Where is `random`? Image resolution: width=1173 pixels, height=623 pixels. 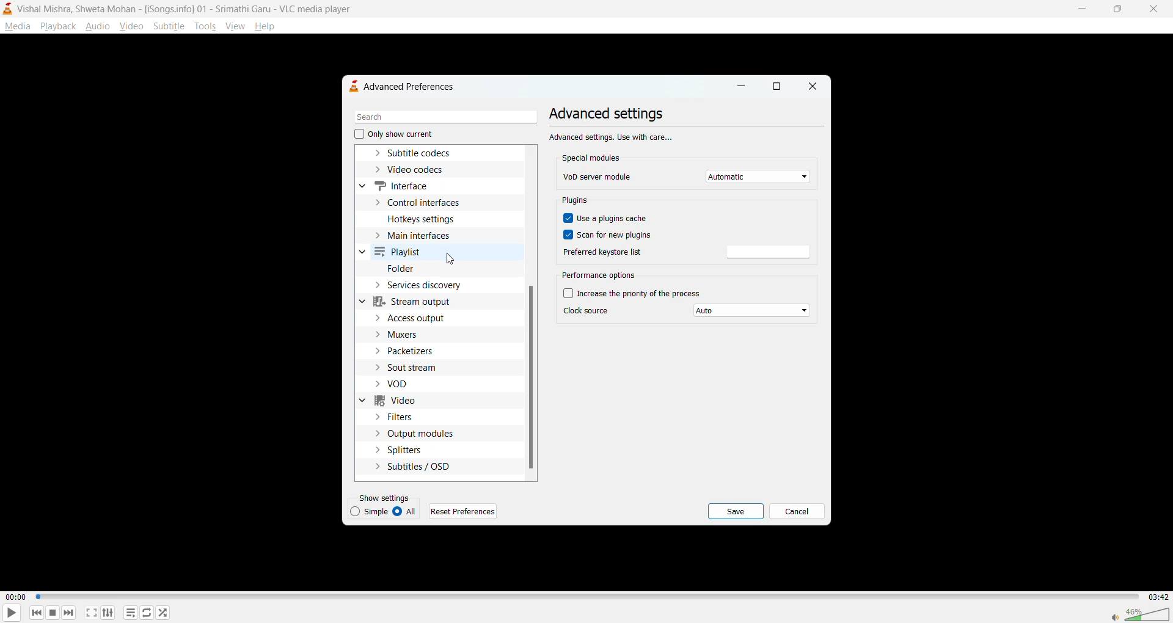
random is located at coordinates (163, 612).